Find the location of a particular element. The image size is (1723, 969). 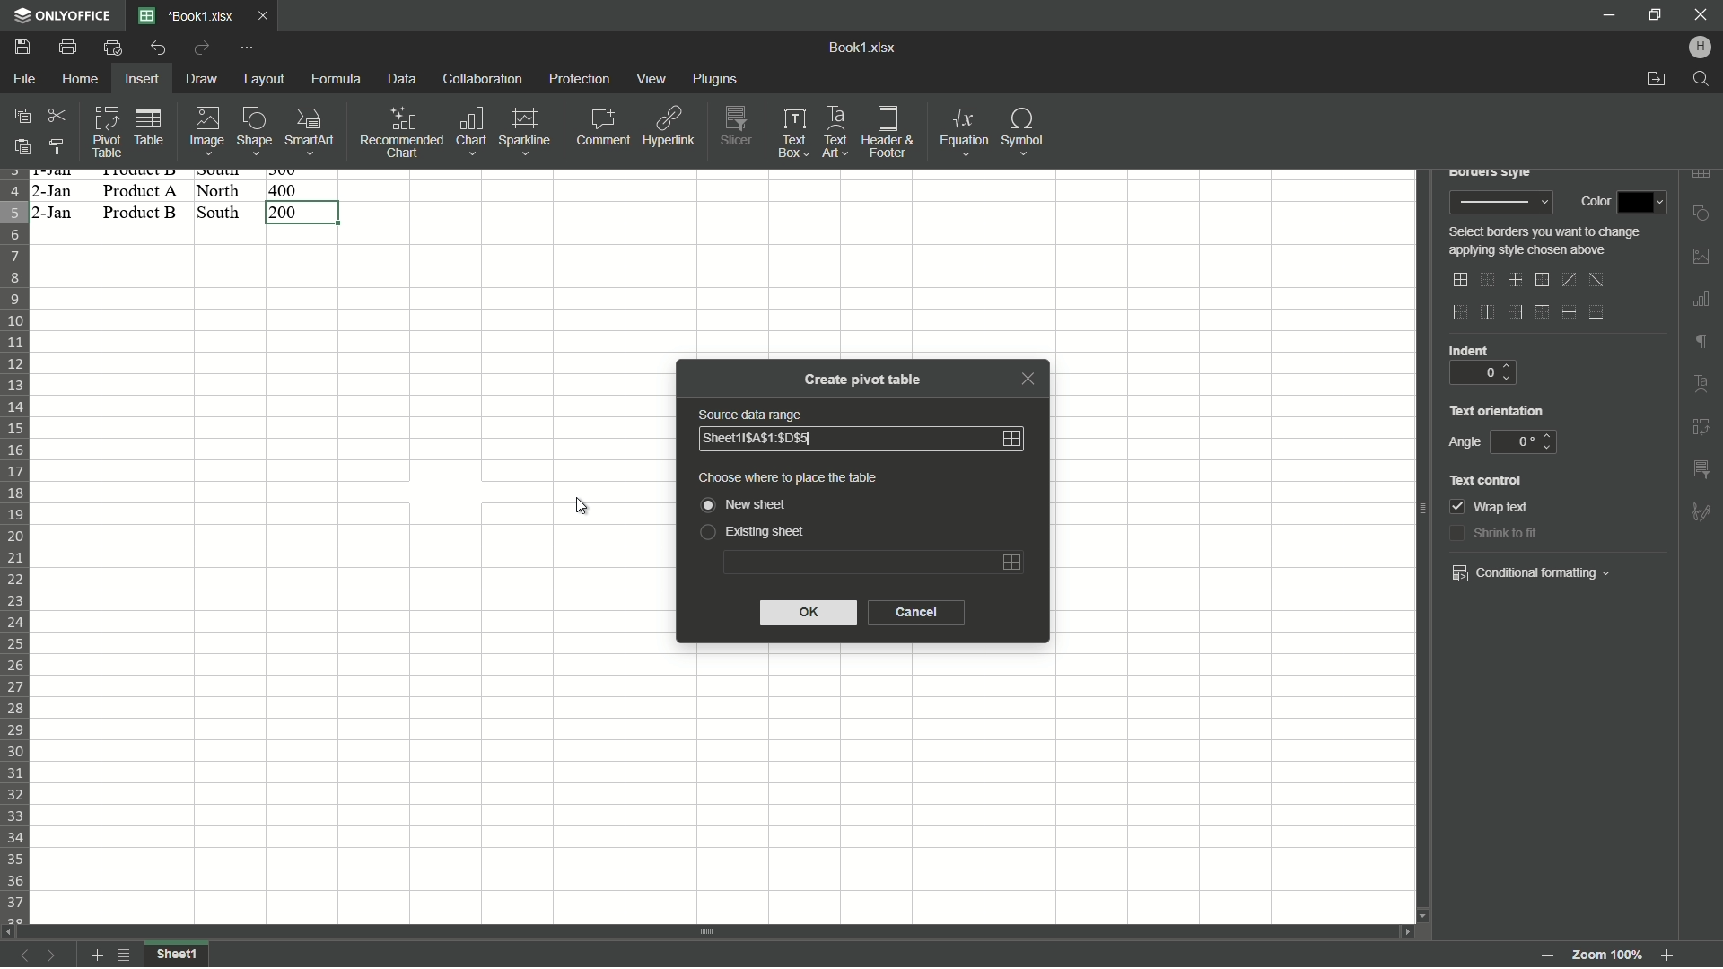

ok is located at coordinates (812, 613).